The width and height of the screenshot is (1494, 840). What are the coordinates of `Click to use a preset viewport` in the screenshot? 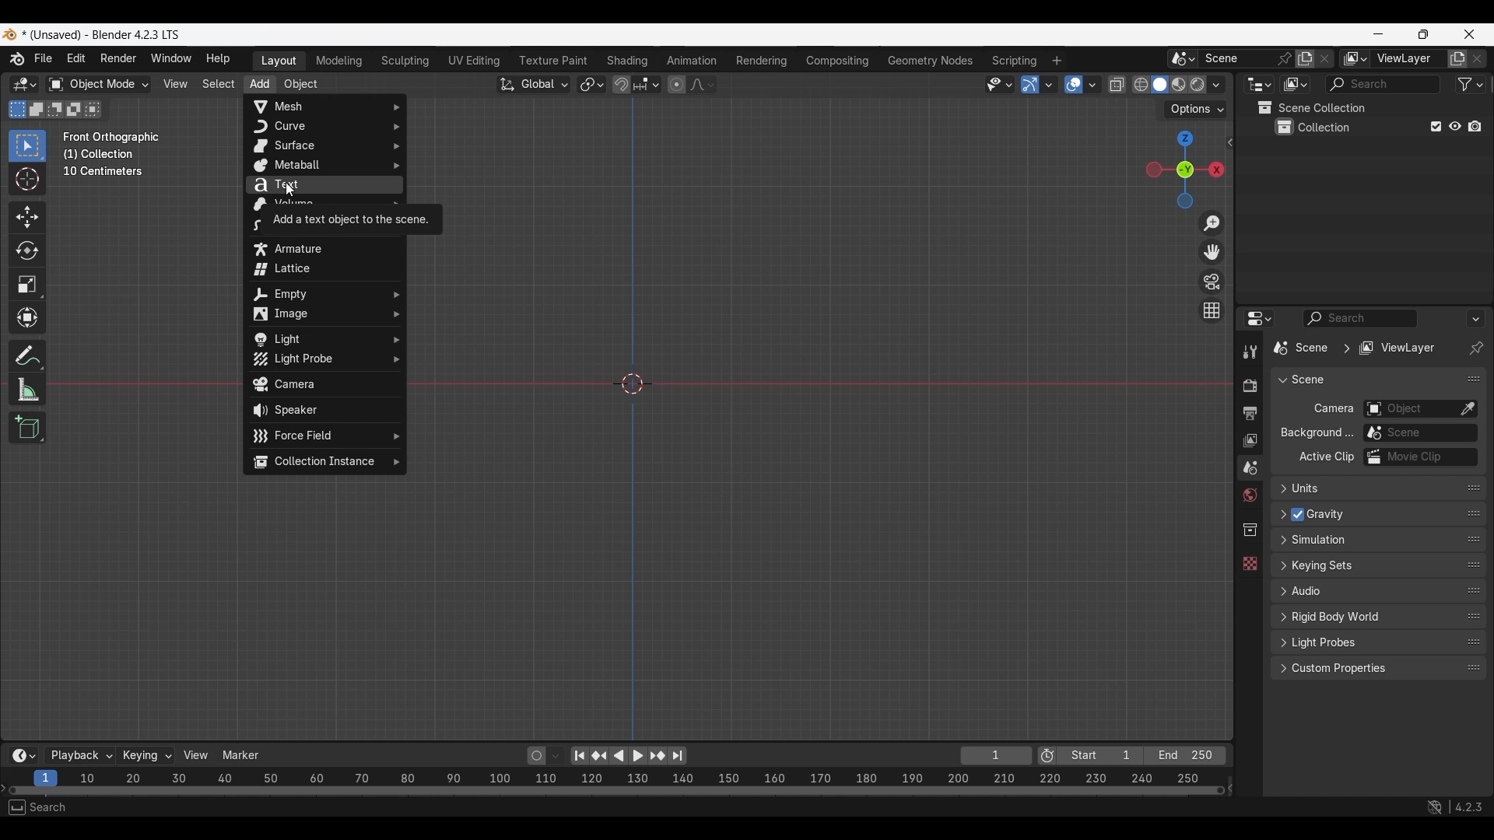 It's located at (1181, 170).